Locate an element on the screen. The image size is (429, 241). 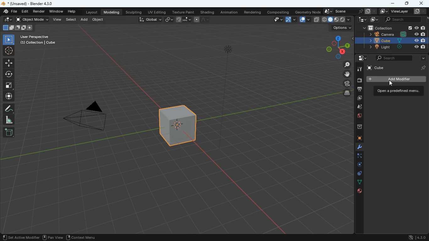
object is located at coordinates (98, 20).